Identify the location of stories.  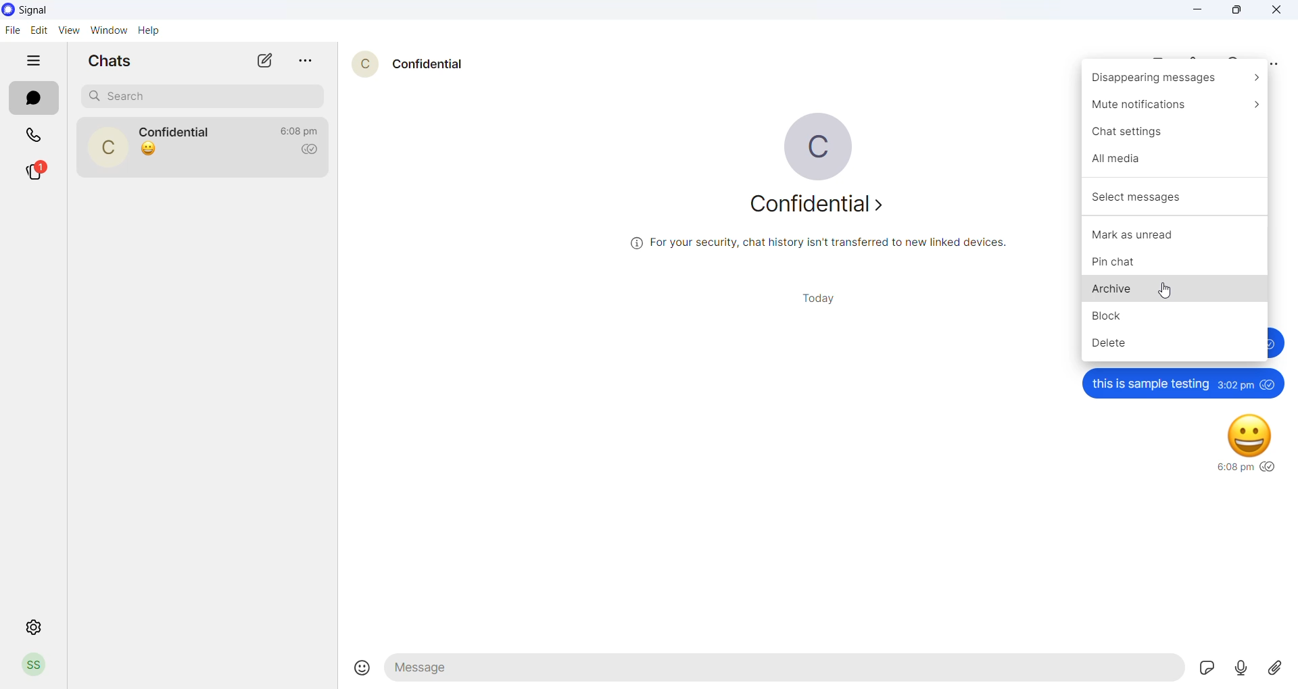
(38, 170).